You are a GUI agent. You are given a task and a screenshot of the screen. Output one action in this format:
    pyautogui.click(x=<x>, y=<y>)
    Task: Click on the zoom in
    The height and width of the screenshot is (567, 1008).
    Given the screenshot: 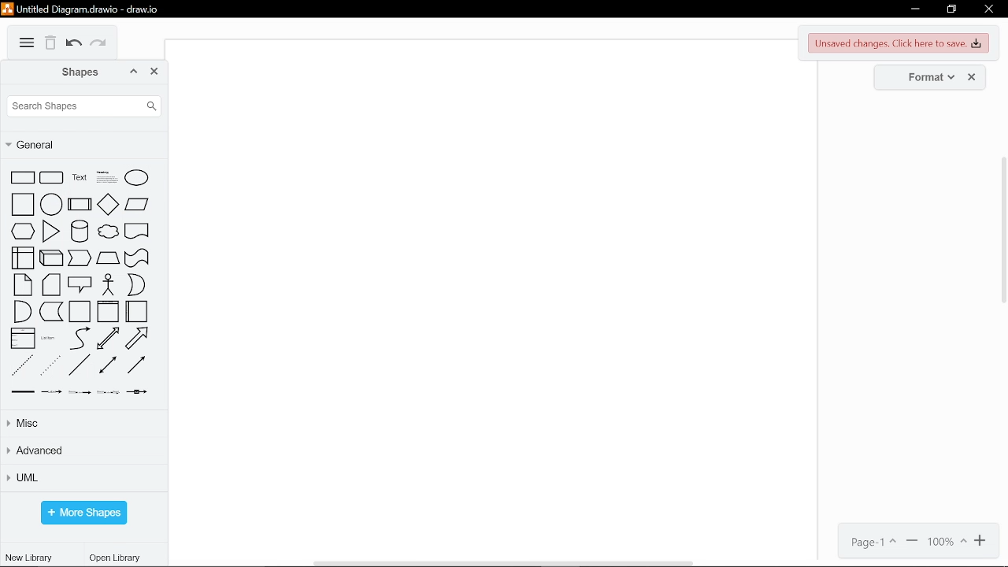 What is the action you would take?
    pyautogui.click(x=981, y=541)
    